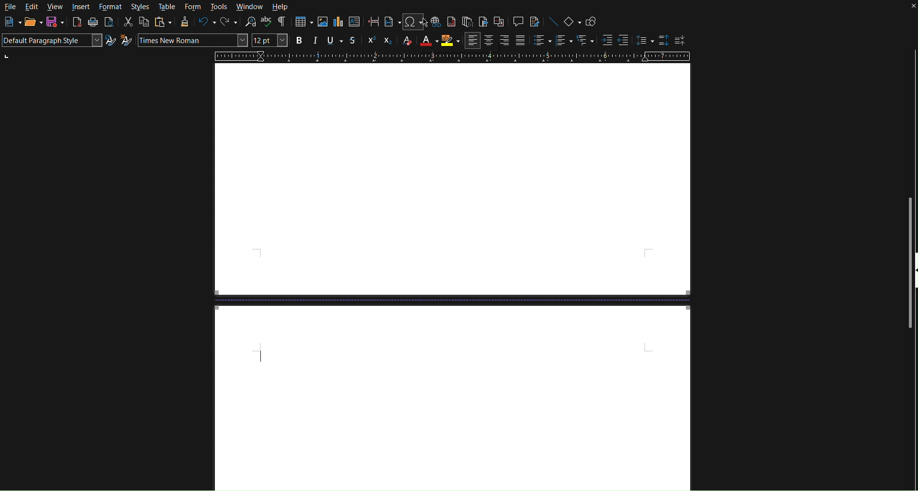 This screenshot has height=491, width=918. Describe the element at coordinates (434, 22) in the screenshot. I see `Insert Hyperlink` at that location.